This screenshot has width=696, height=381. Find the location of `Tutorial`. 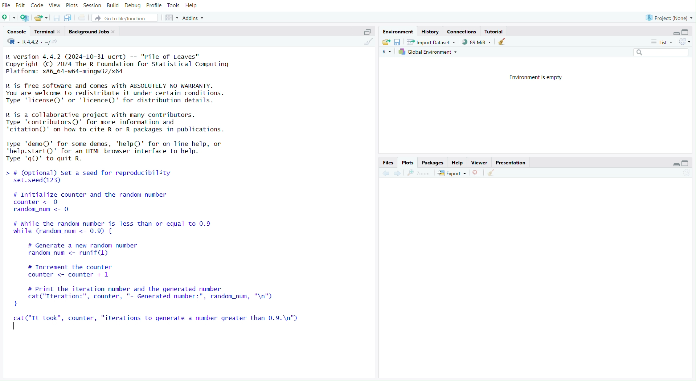

Tutorial is located at coordinates (495, 31).